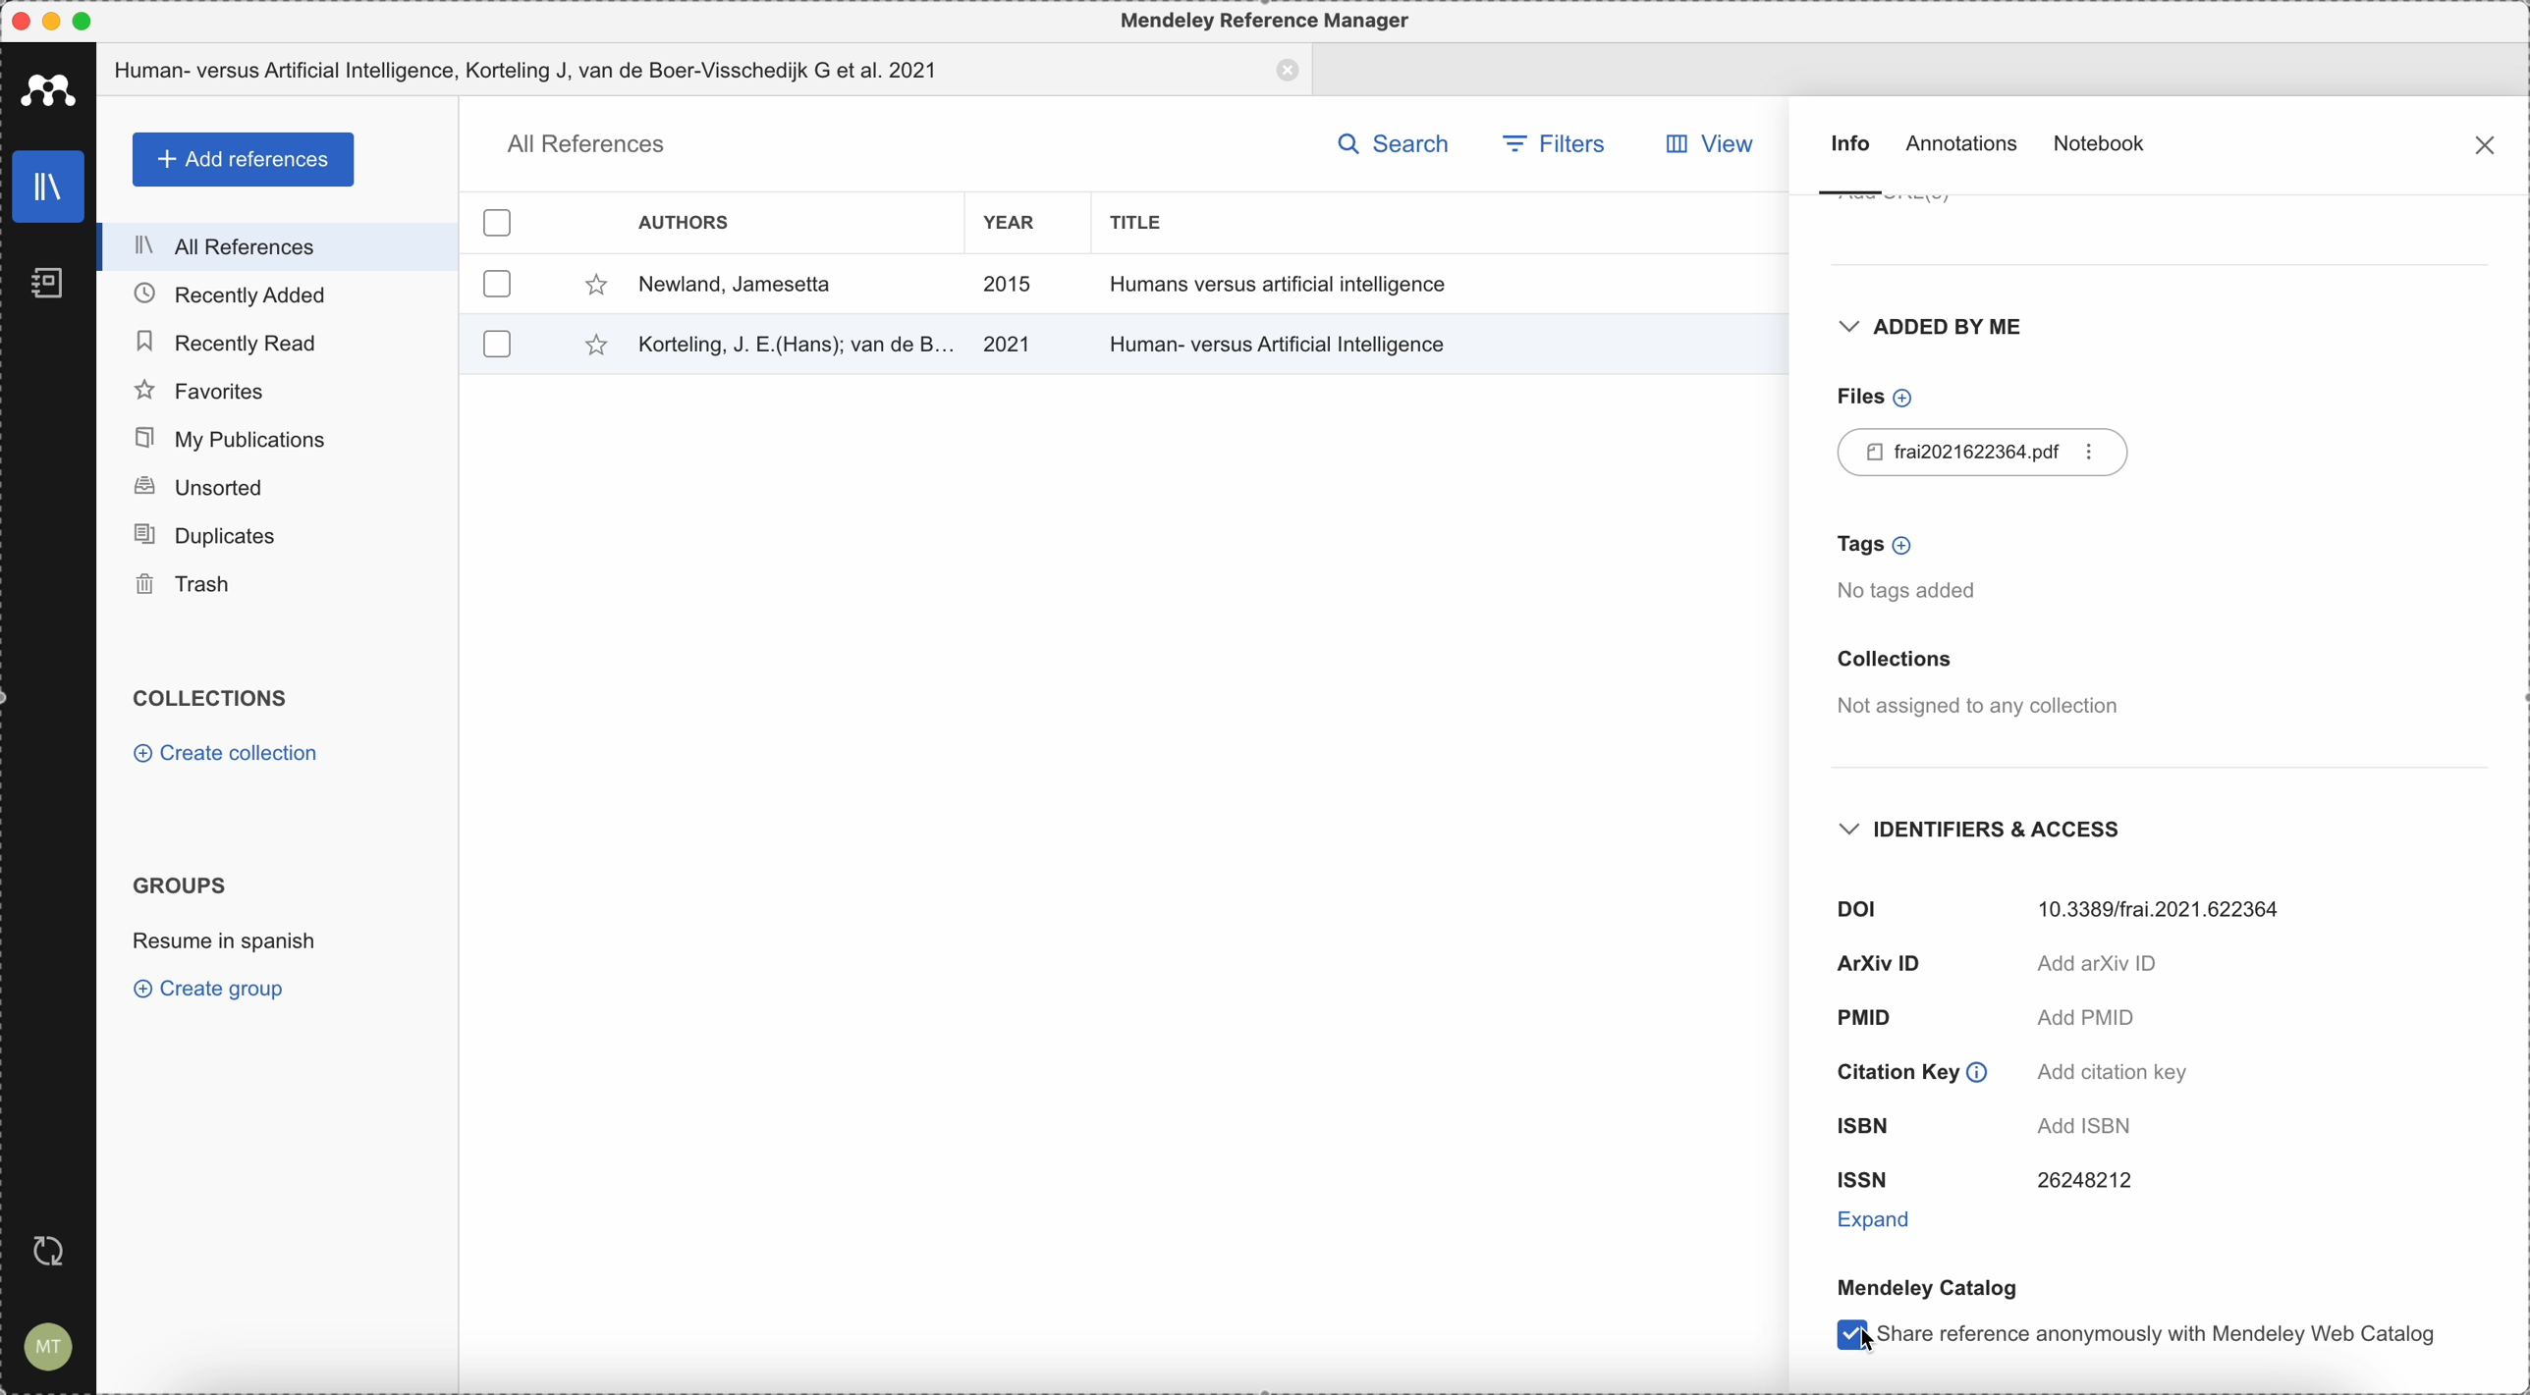  I want to click on all references, so click(283, 246).